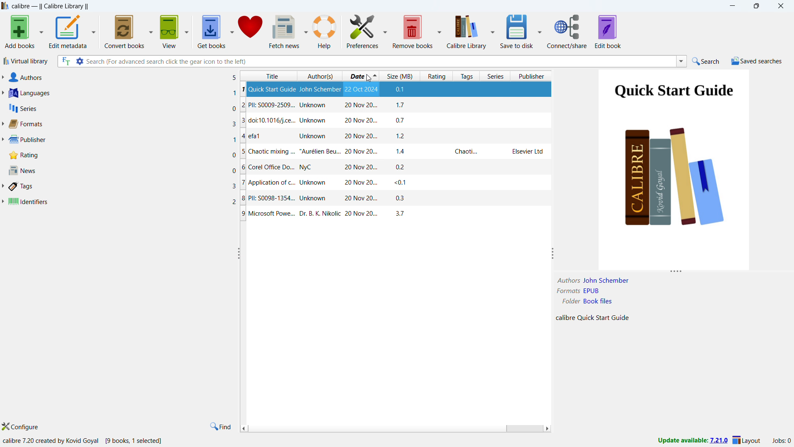 This screenshot has height=447, width=794. Describe the element at coordinates (493, 30) in the screenshot. I see `calibre library options` at that location.